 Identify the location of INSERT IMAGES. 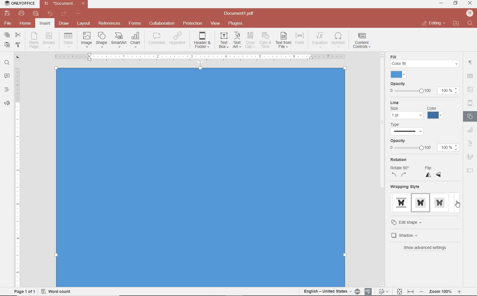
(87, 39).